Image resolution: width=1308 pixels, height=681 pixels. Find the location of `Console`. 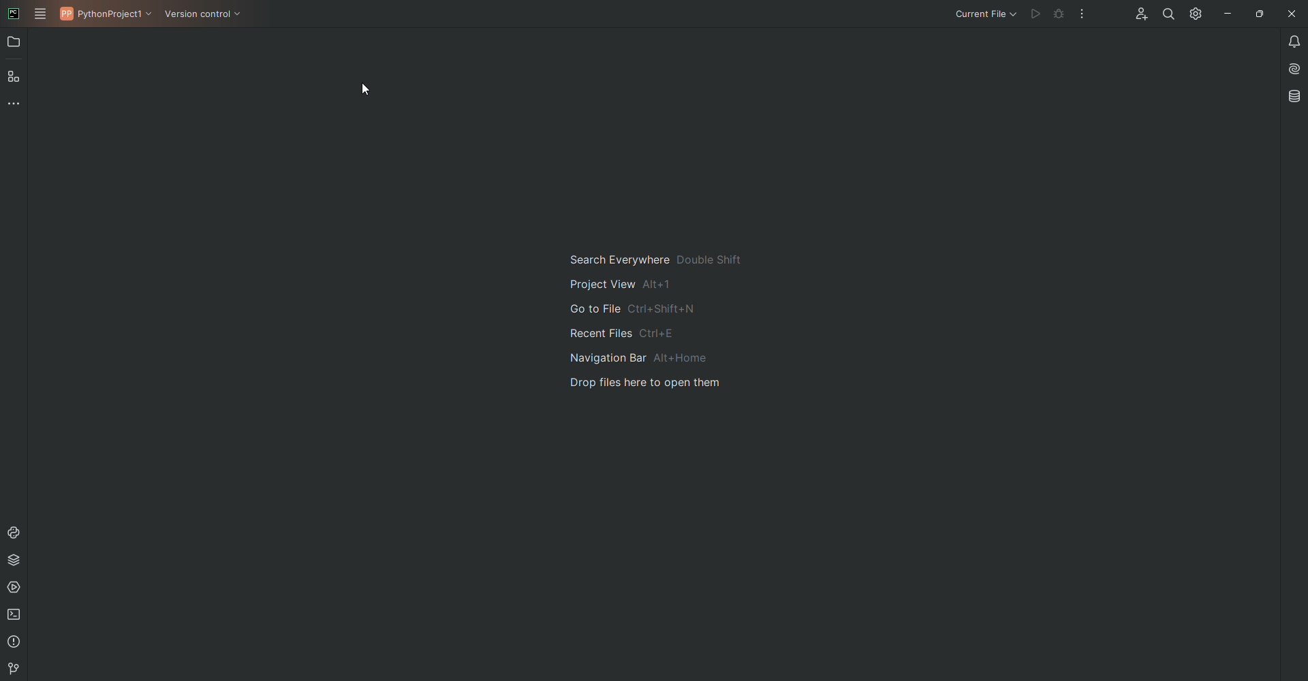

Console is located at coordinates (16, 532).